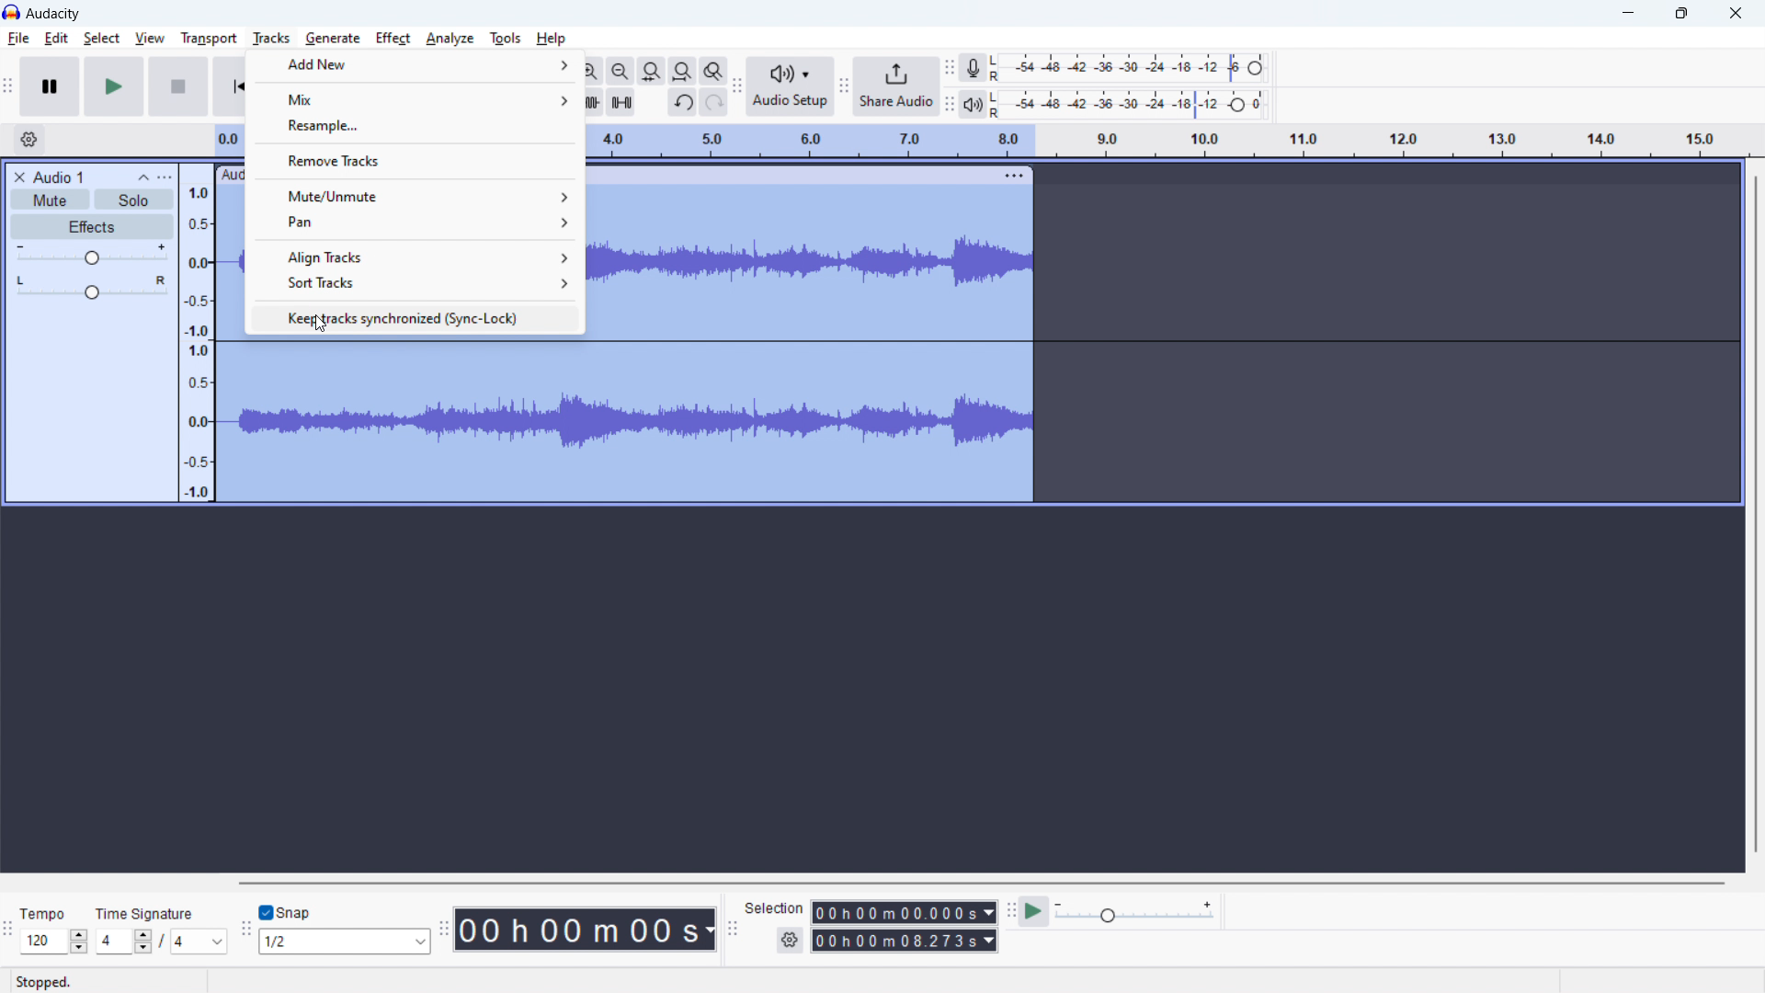 The image size is (1765, 993). What do you see at coordinates (949, 102) in the screenshot?
I see `playback meter toolbar` at bounding box center [949, 102].